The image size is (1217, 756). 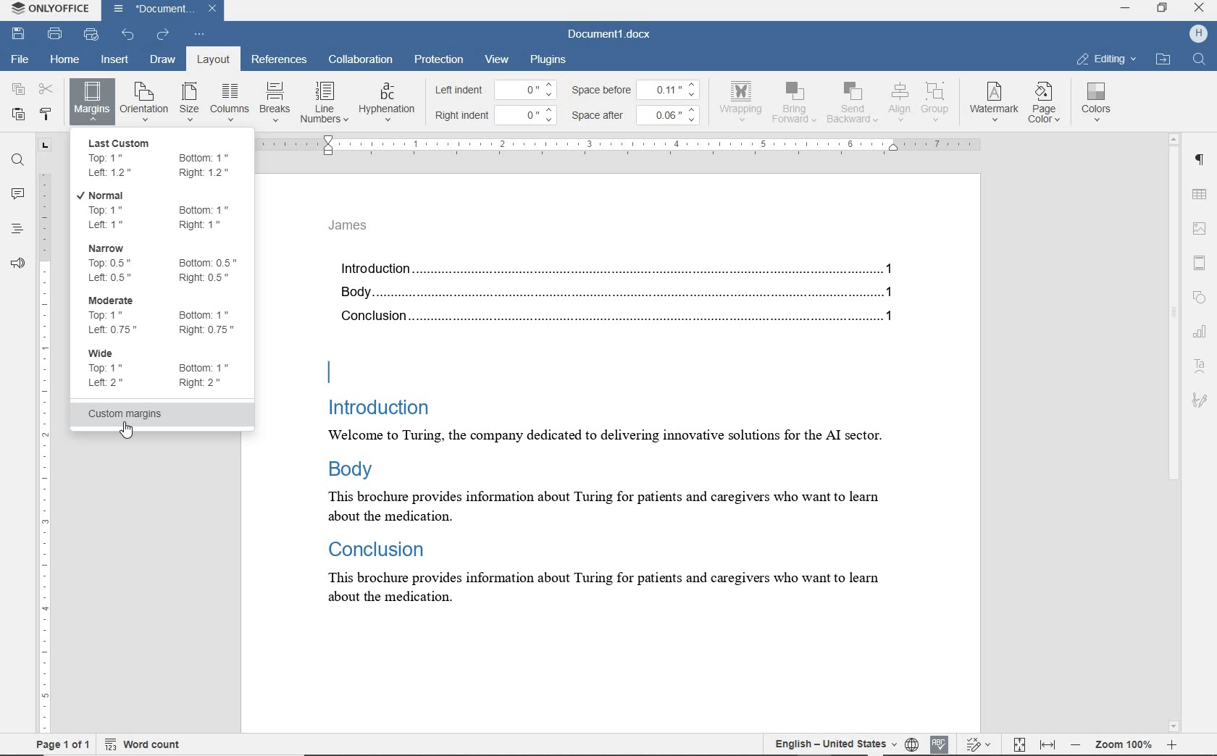 What do you see at coordinates (200, 35) in the screenshot?
I see `customize quick access ` at bounding box center [200, 35].